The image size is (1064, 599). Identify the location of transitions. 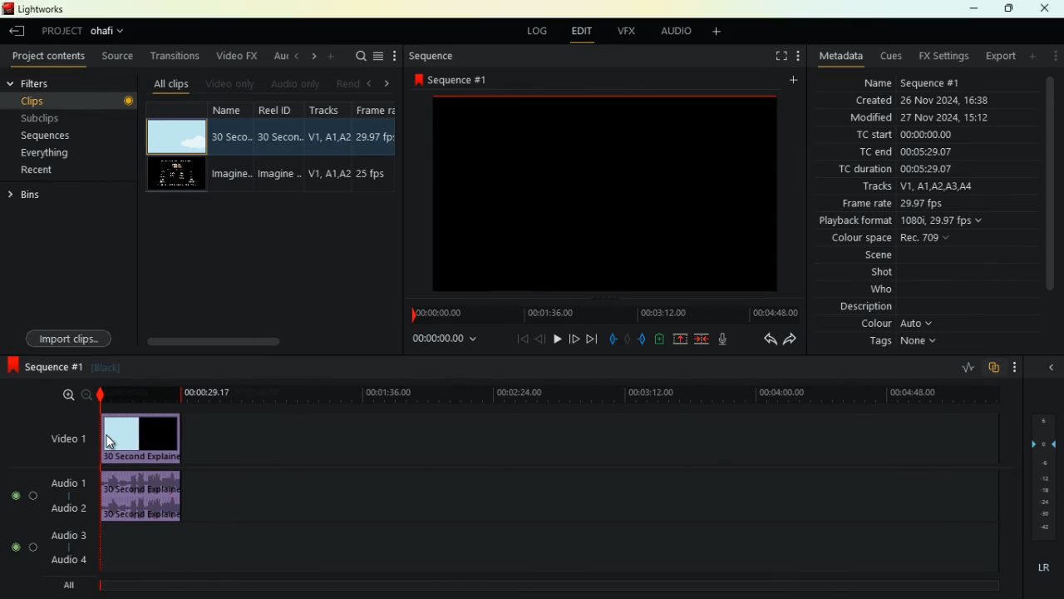
(175, 56).